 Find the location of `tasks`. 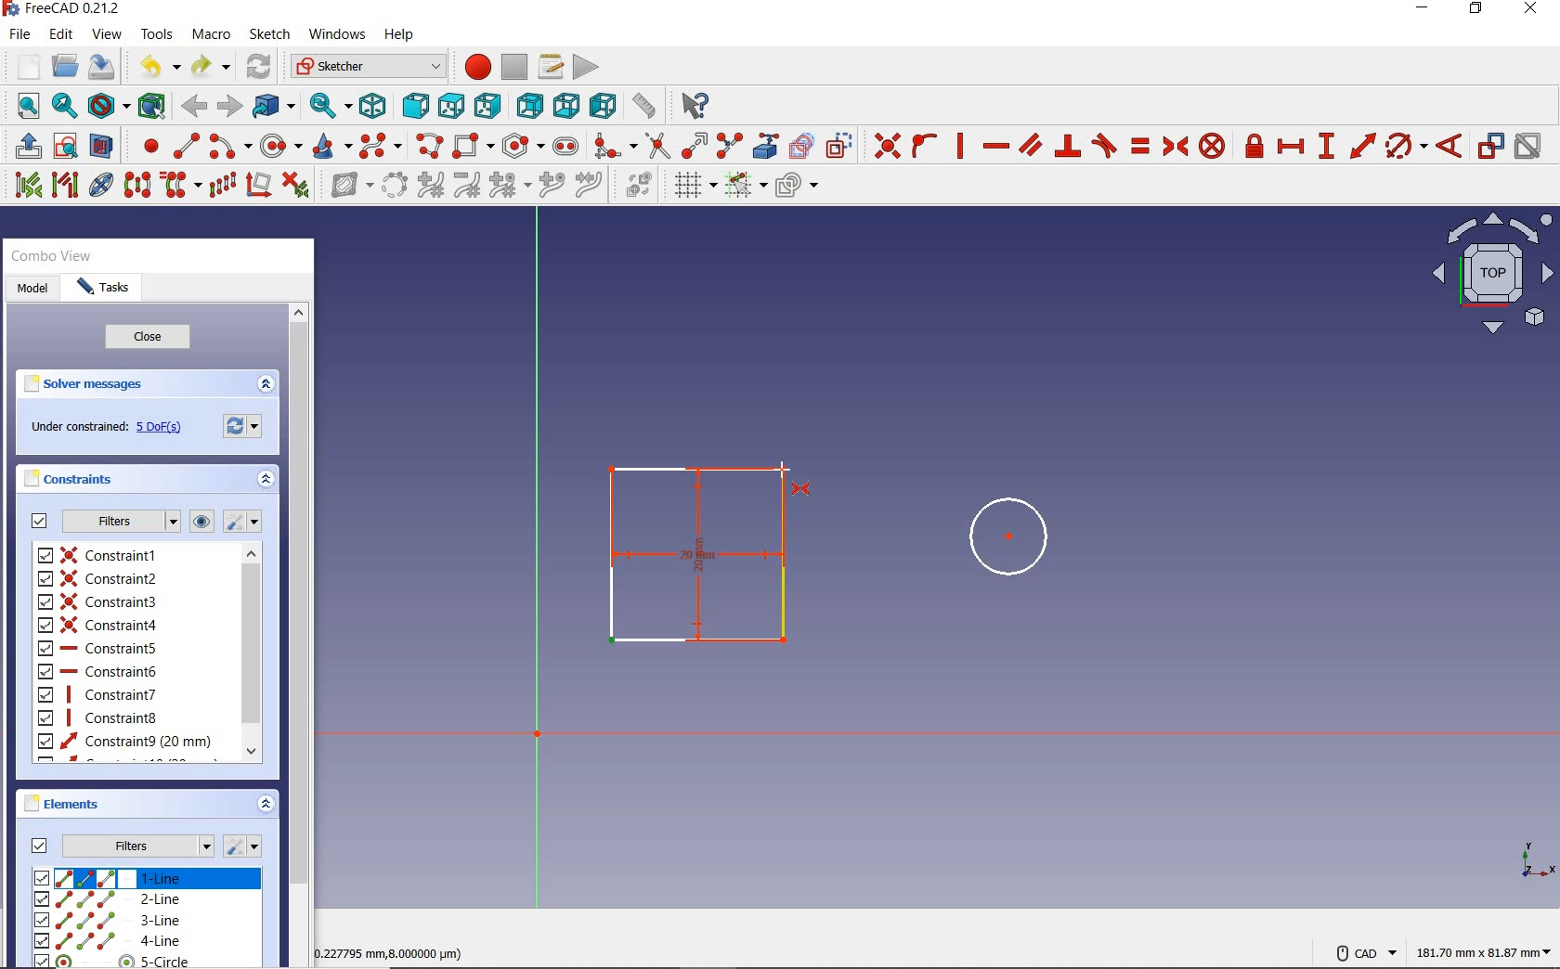

tasks is located at coordinates (107, 287).